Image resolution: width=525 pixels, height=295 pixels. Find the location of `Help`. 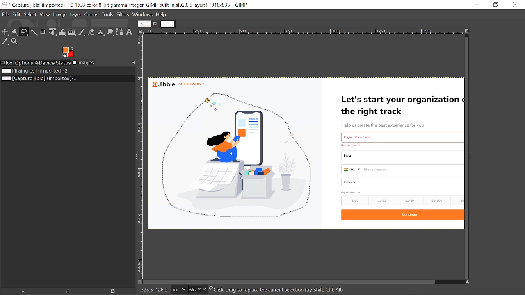

Help is located at coordinates (161, 15).